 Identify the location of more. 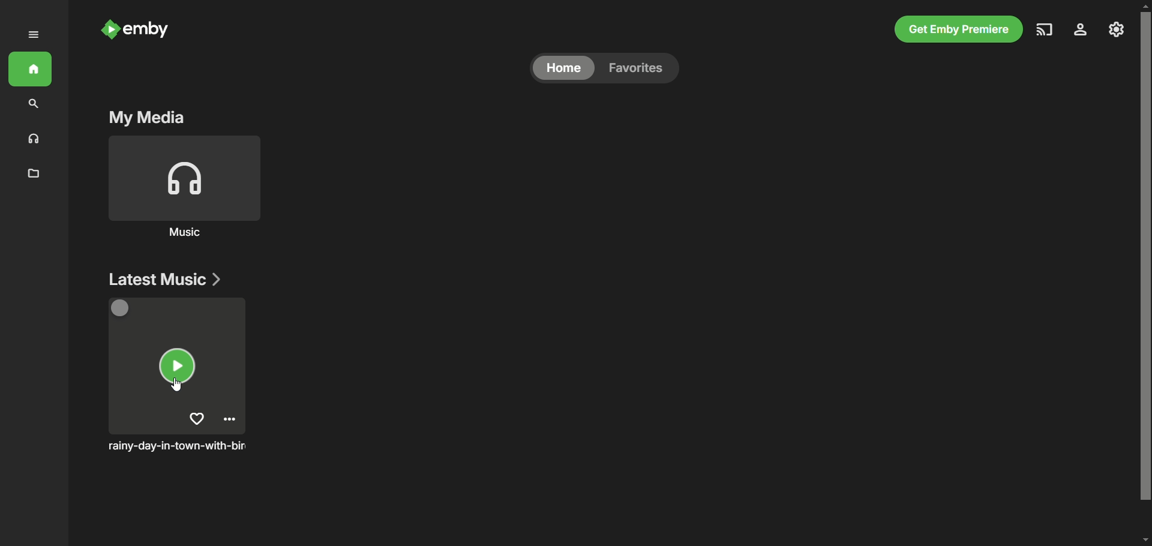
(232, 421).